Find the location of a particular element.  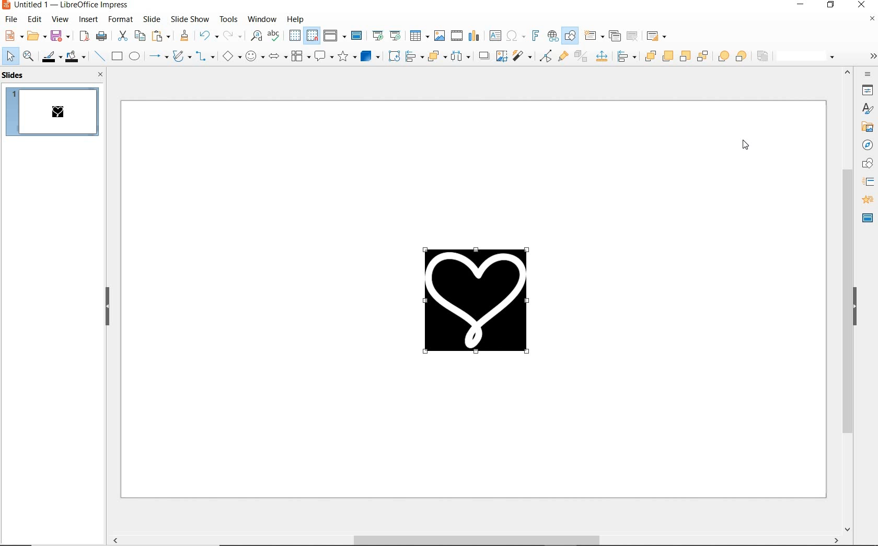

shadow is located at coordinates (483, 54).